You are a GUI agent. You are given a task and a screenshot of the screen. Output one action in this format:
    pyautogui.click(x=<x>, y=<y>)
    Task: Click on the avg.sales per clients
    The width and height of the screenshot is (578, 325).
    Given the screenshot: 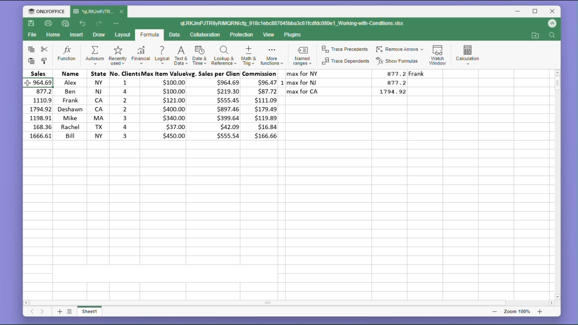 What is the action you would take?
    pyautogui.click(x=215, y=107)
    